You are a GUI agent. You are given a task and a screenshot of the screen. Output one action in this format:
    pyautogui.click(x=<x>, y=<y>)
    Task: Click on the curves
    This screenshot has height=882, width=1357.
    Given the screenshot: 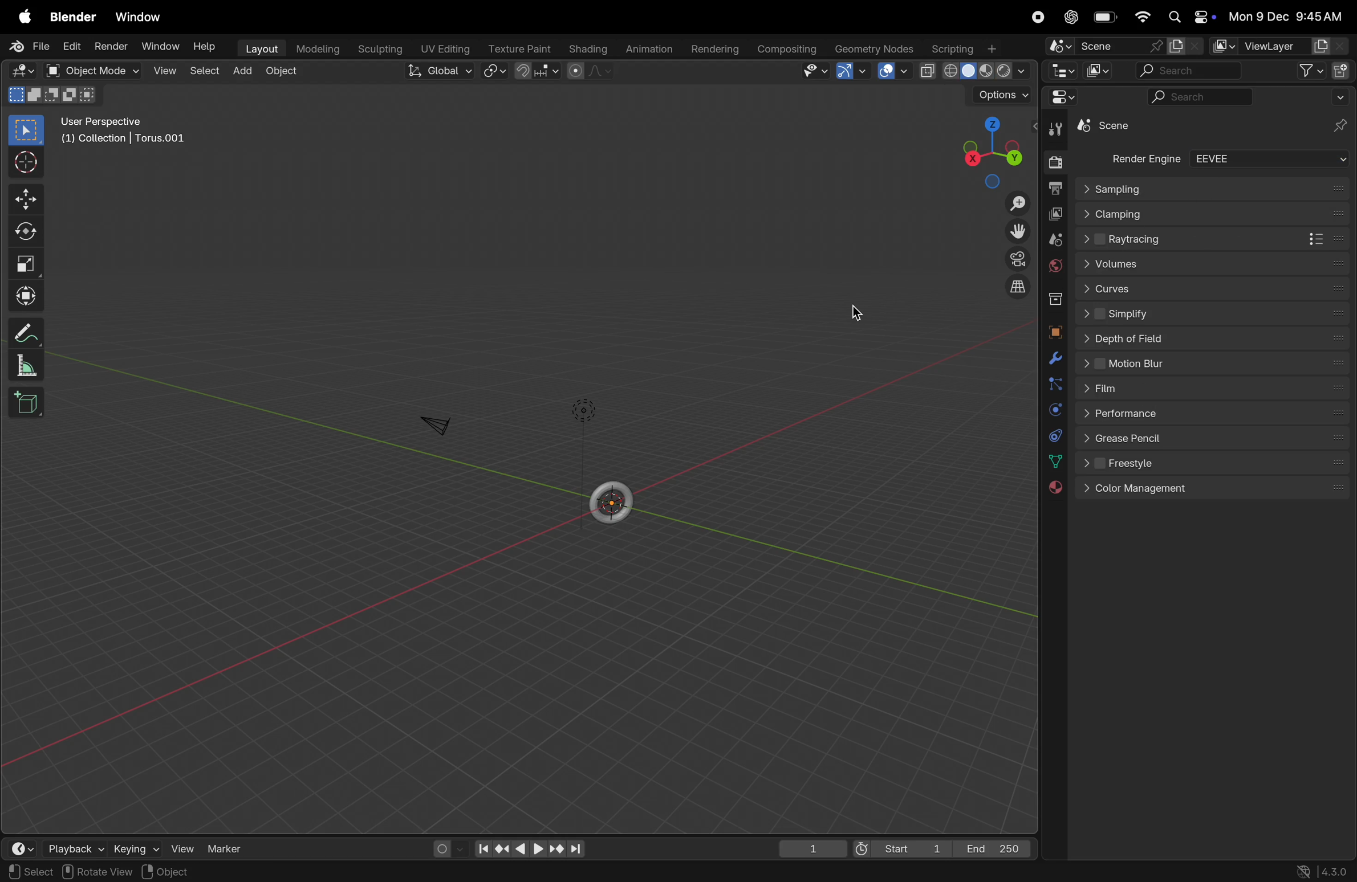 What is the action you would take?
    pyautogui.click(x=1214, y=287)
    